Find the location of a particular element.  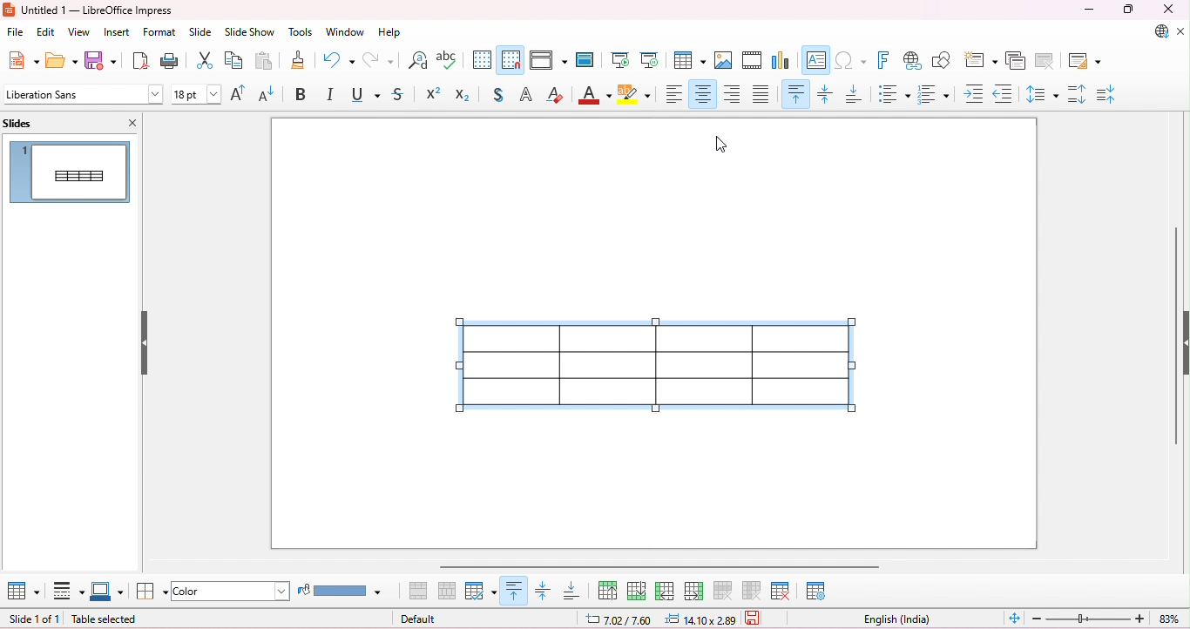

new is located at coordinates (24, 60).